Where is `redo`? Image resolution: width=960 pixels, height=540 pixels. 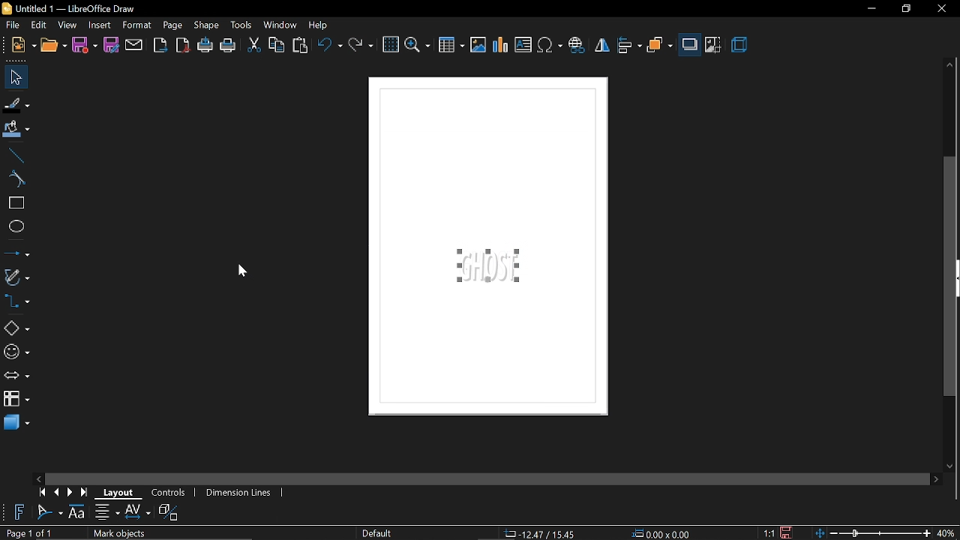
redo is located at coordinates (361, 46).